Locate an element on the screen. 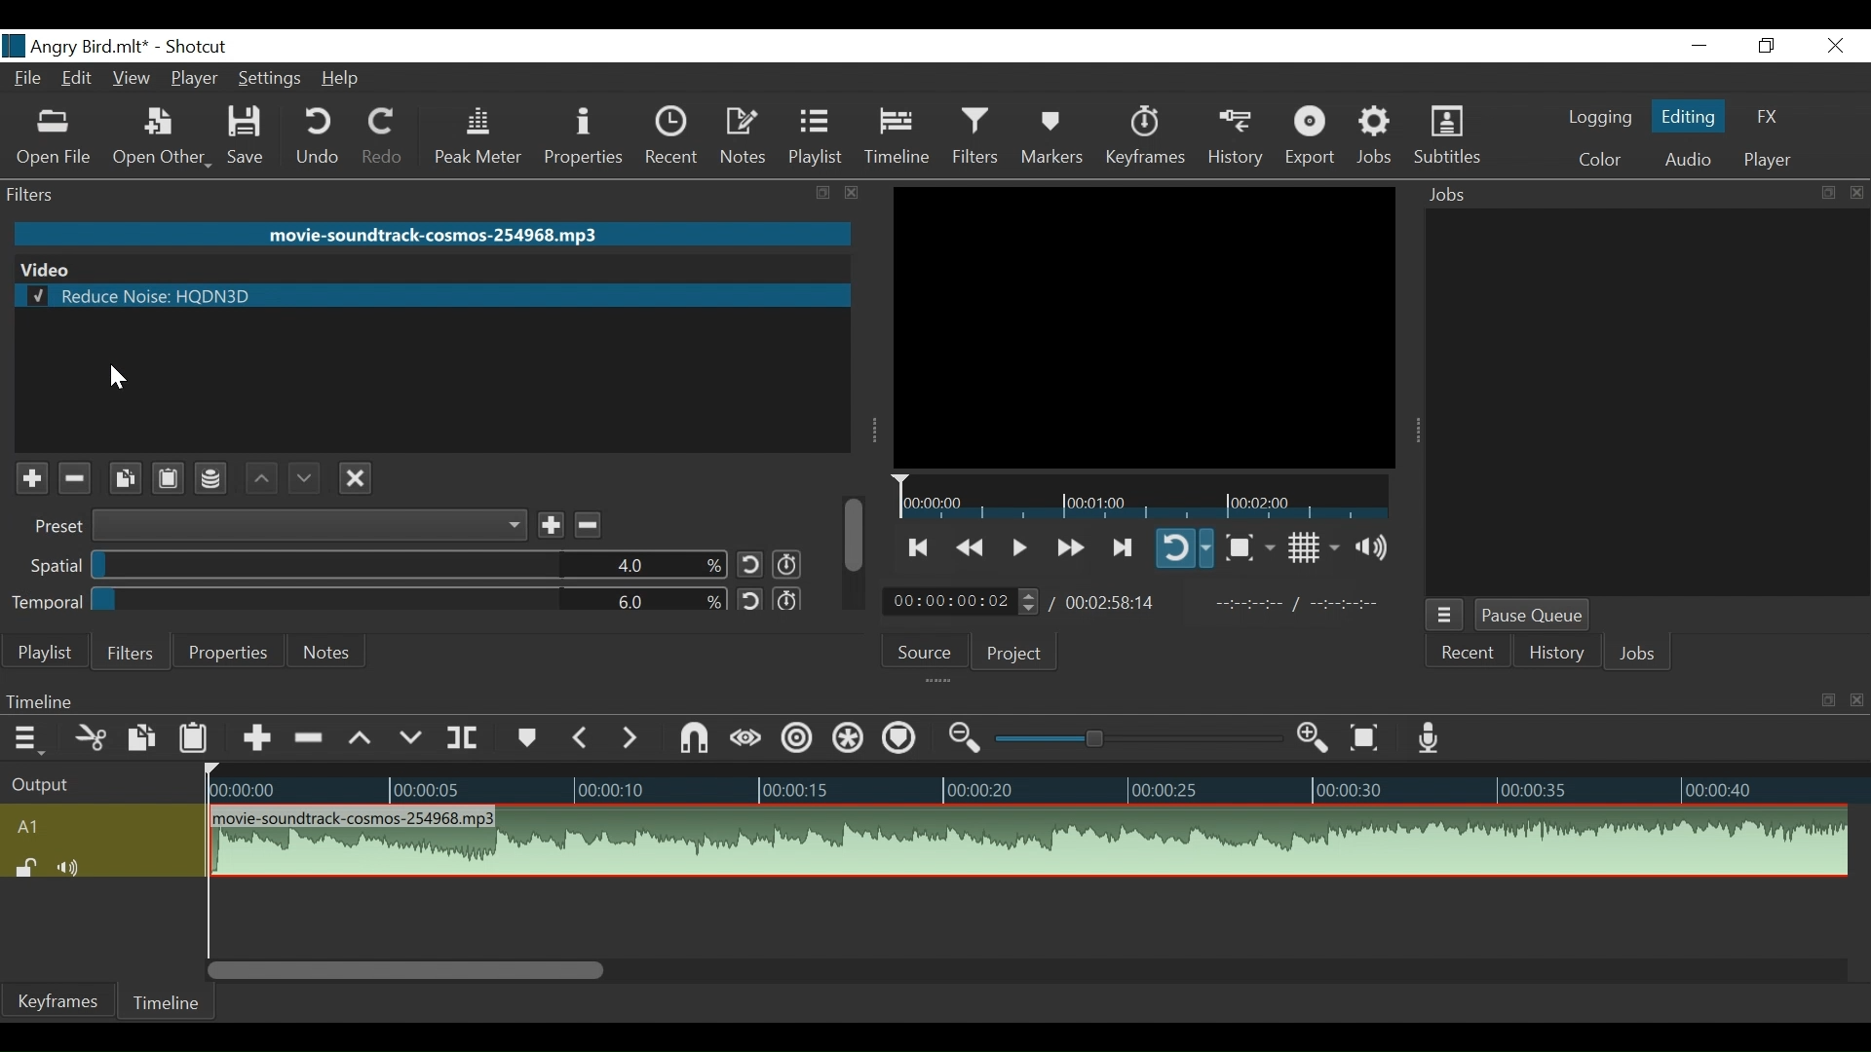 The height and width of the screenshot is (1052, 1871). Peak Meter is located at coordinates (478, 136).